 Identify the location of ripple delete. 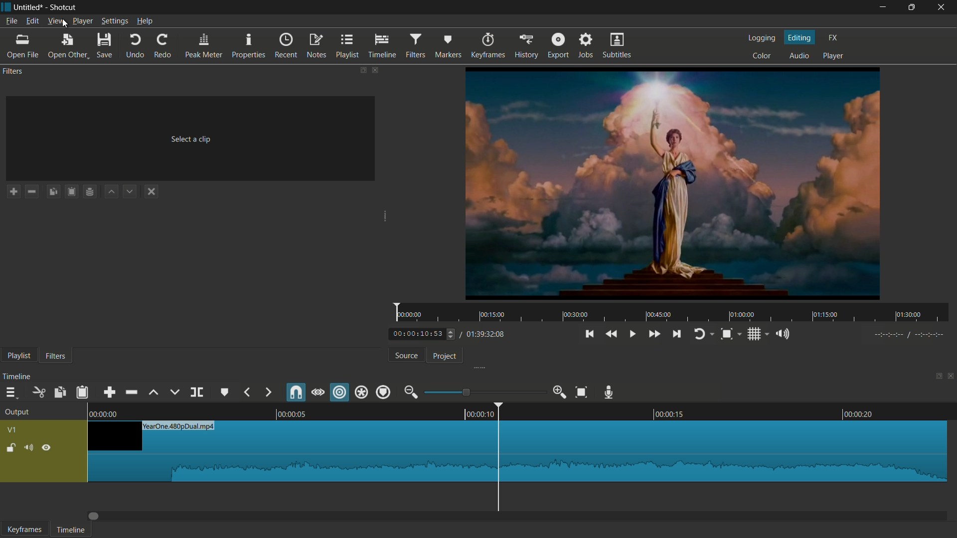
(131, 393).